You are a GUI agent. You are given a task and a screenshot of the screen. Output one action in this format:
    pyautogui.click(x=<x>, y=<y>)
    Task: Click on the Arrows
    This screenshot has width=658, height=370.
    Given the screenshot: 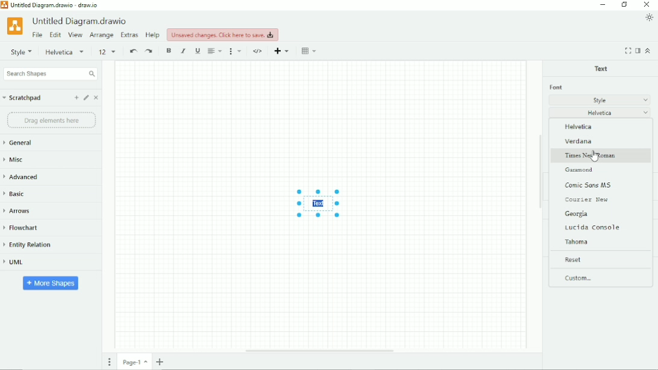 What is the action you would take?
    pyautogui.click(x=23, y=211)
    